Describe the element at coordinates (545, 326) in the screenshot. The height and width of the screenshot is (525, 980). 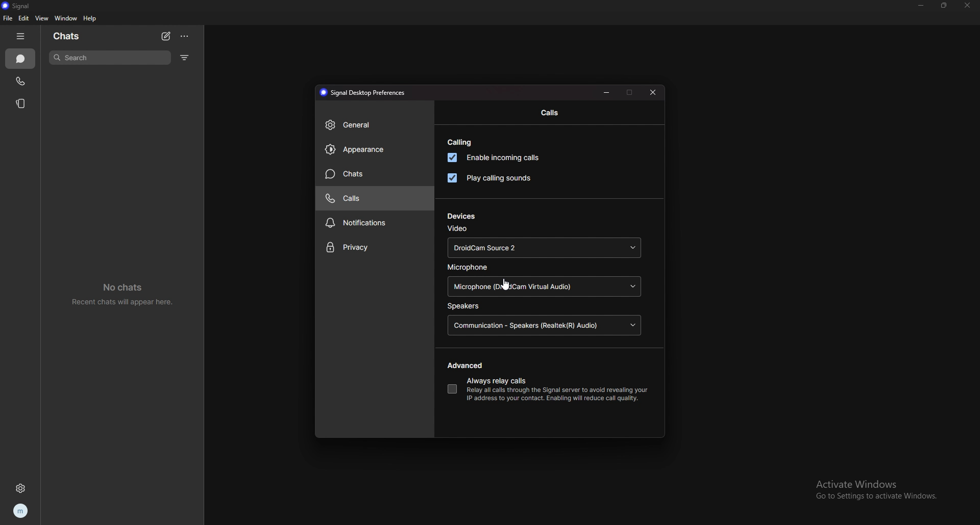
I see `speaker source` at that location.